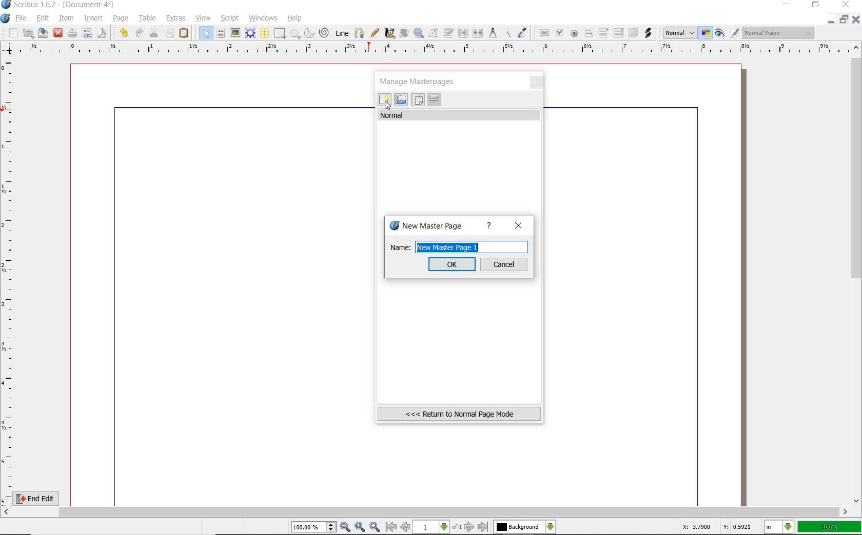 This screenshot has width=862, height=535. I want to click on close, so click(857, 19).